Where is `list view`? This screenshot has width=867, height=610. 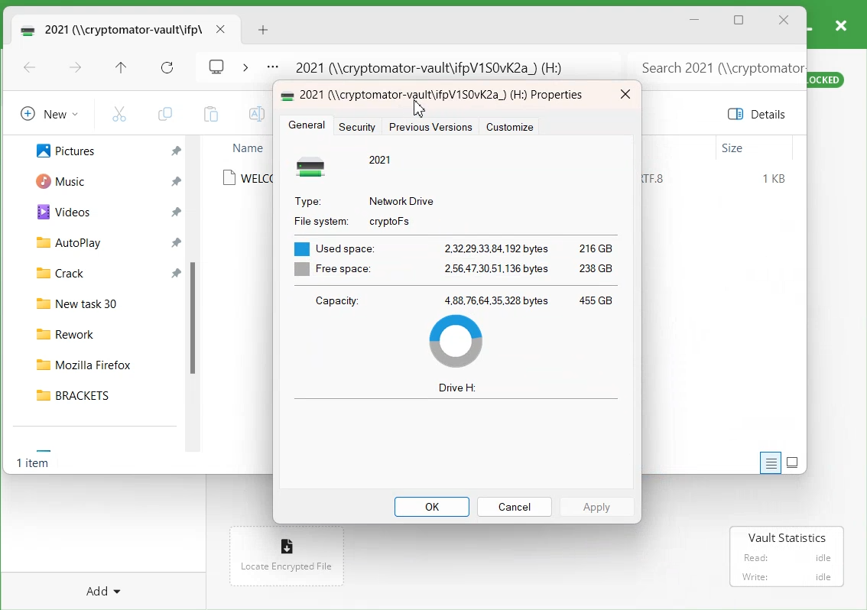 list view is located at coordinates (768, 463).